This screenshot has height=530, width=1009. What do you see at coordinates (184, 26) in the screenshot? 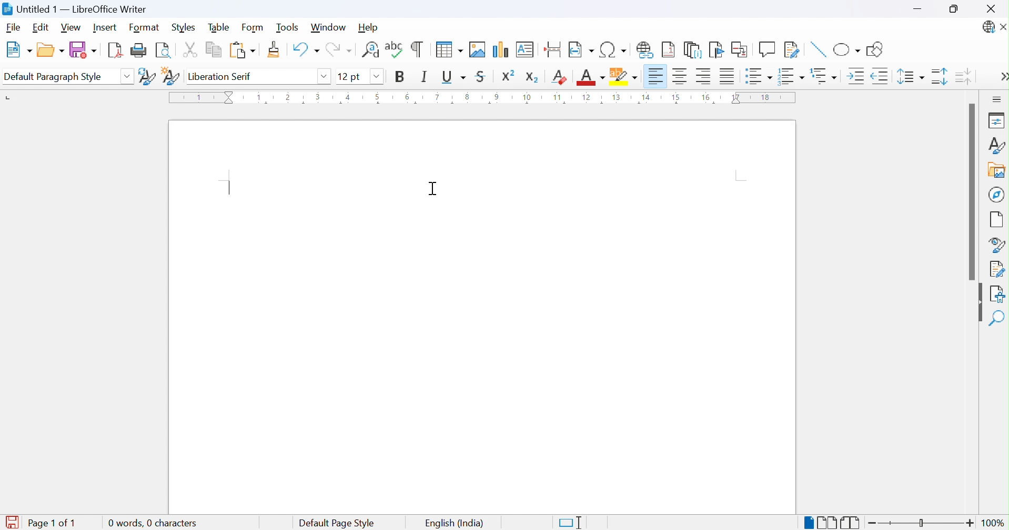
I see `Styles` at bounding box center [184, 26].